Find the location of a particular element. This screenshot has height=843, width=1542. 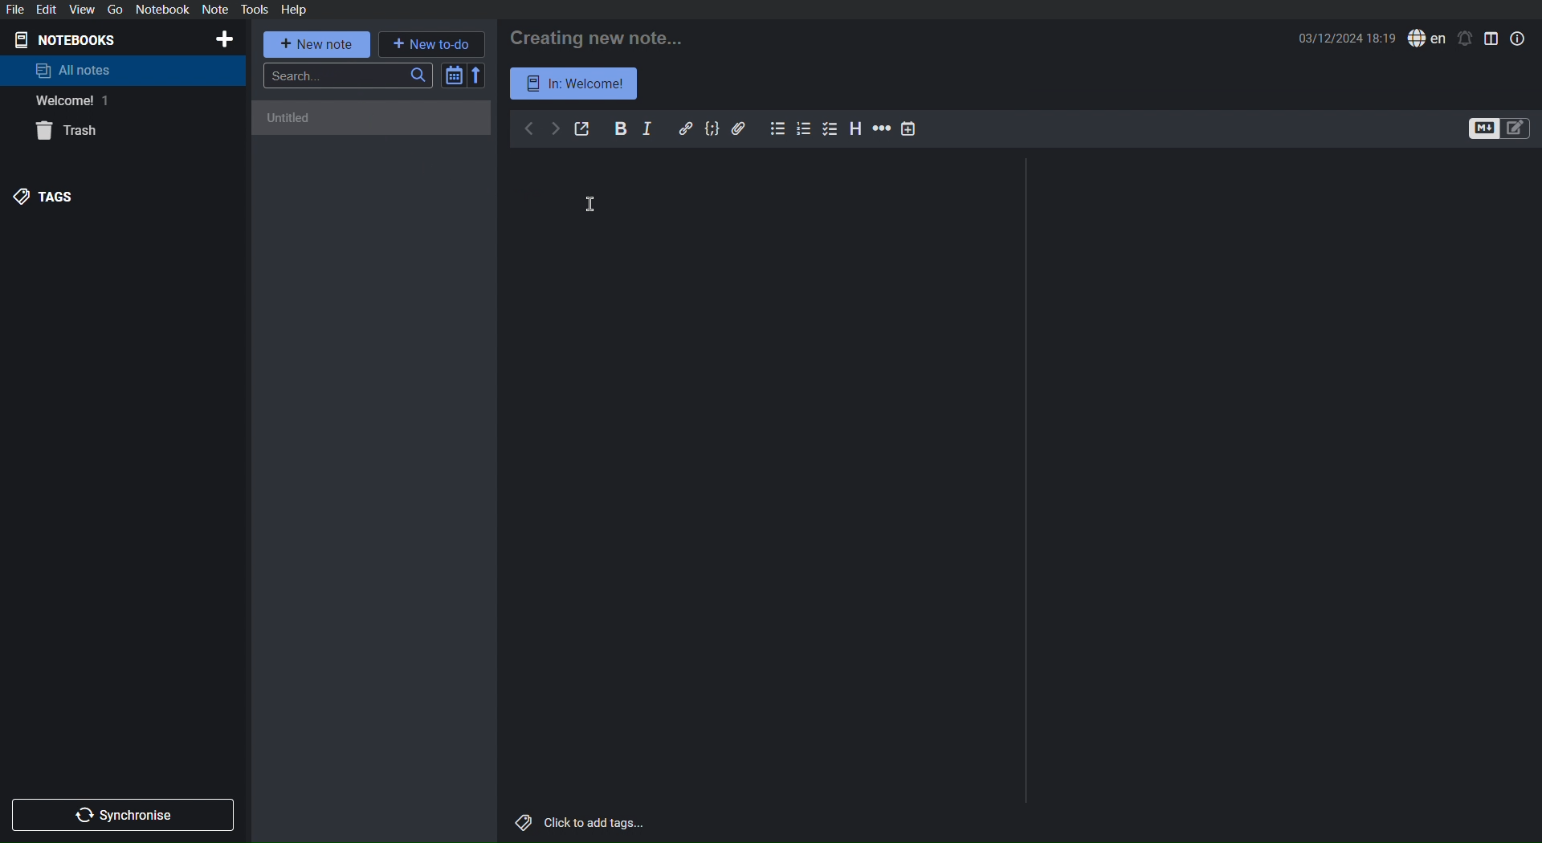

New note is located at coordinates (318, 44).